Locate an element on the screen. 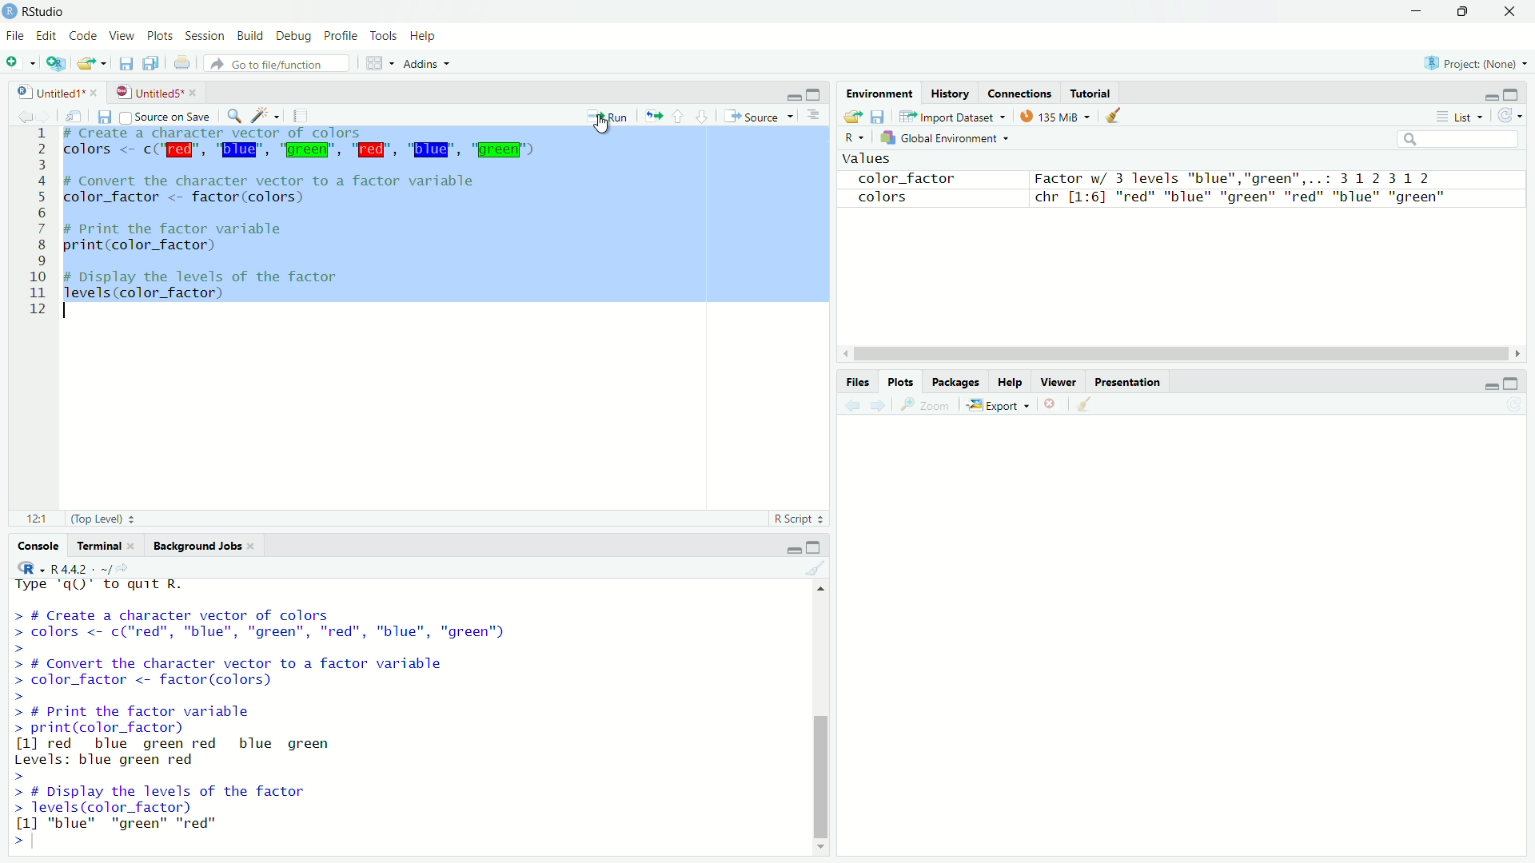 This screenshot has width=1535, height=863. r script is located at coordinates (799, 519).